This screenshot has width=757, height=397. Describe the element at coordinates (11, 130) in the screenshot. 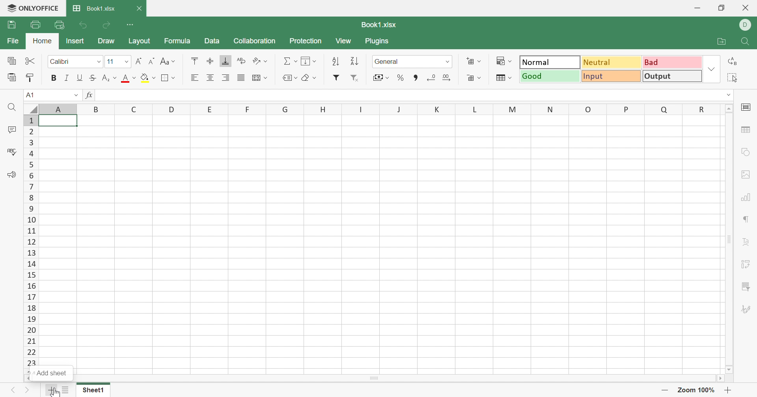

I see `Comments` at that location.